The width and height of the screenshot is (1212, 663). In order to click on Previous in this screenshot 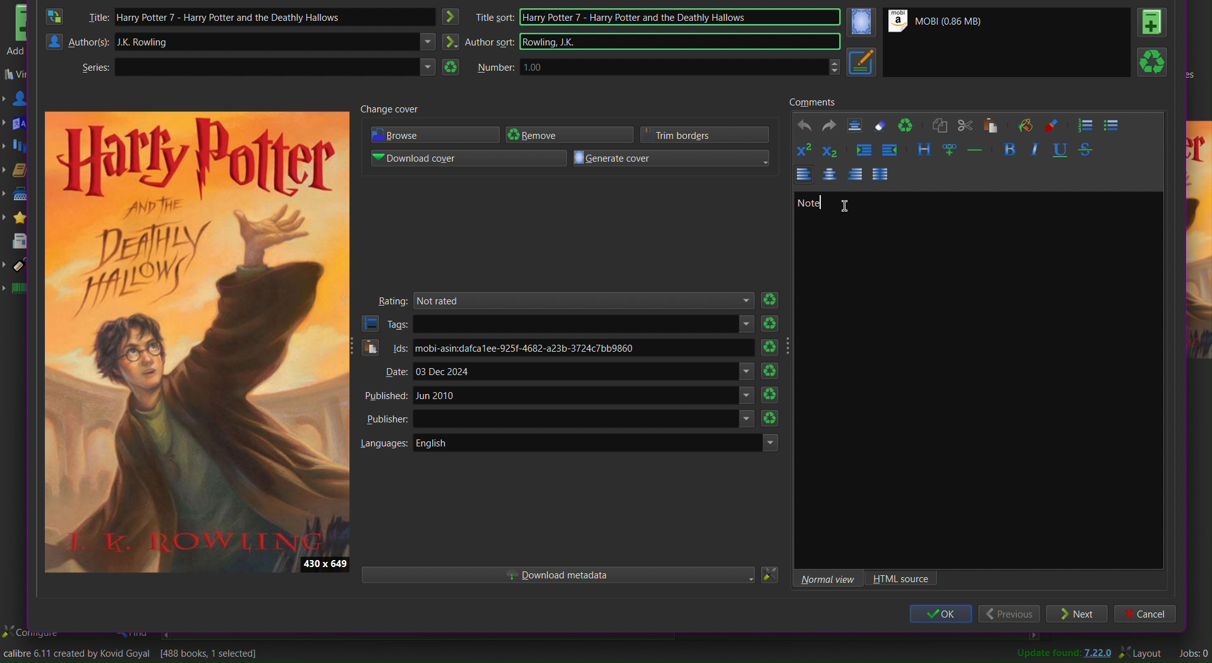, I will do `click(1012, 615)`.